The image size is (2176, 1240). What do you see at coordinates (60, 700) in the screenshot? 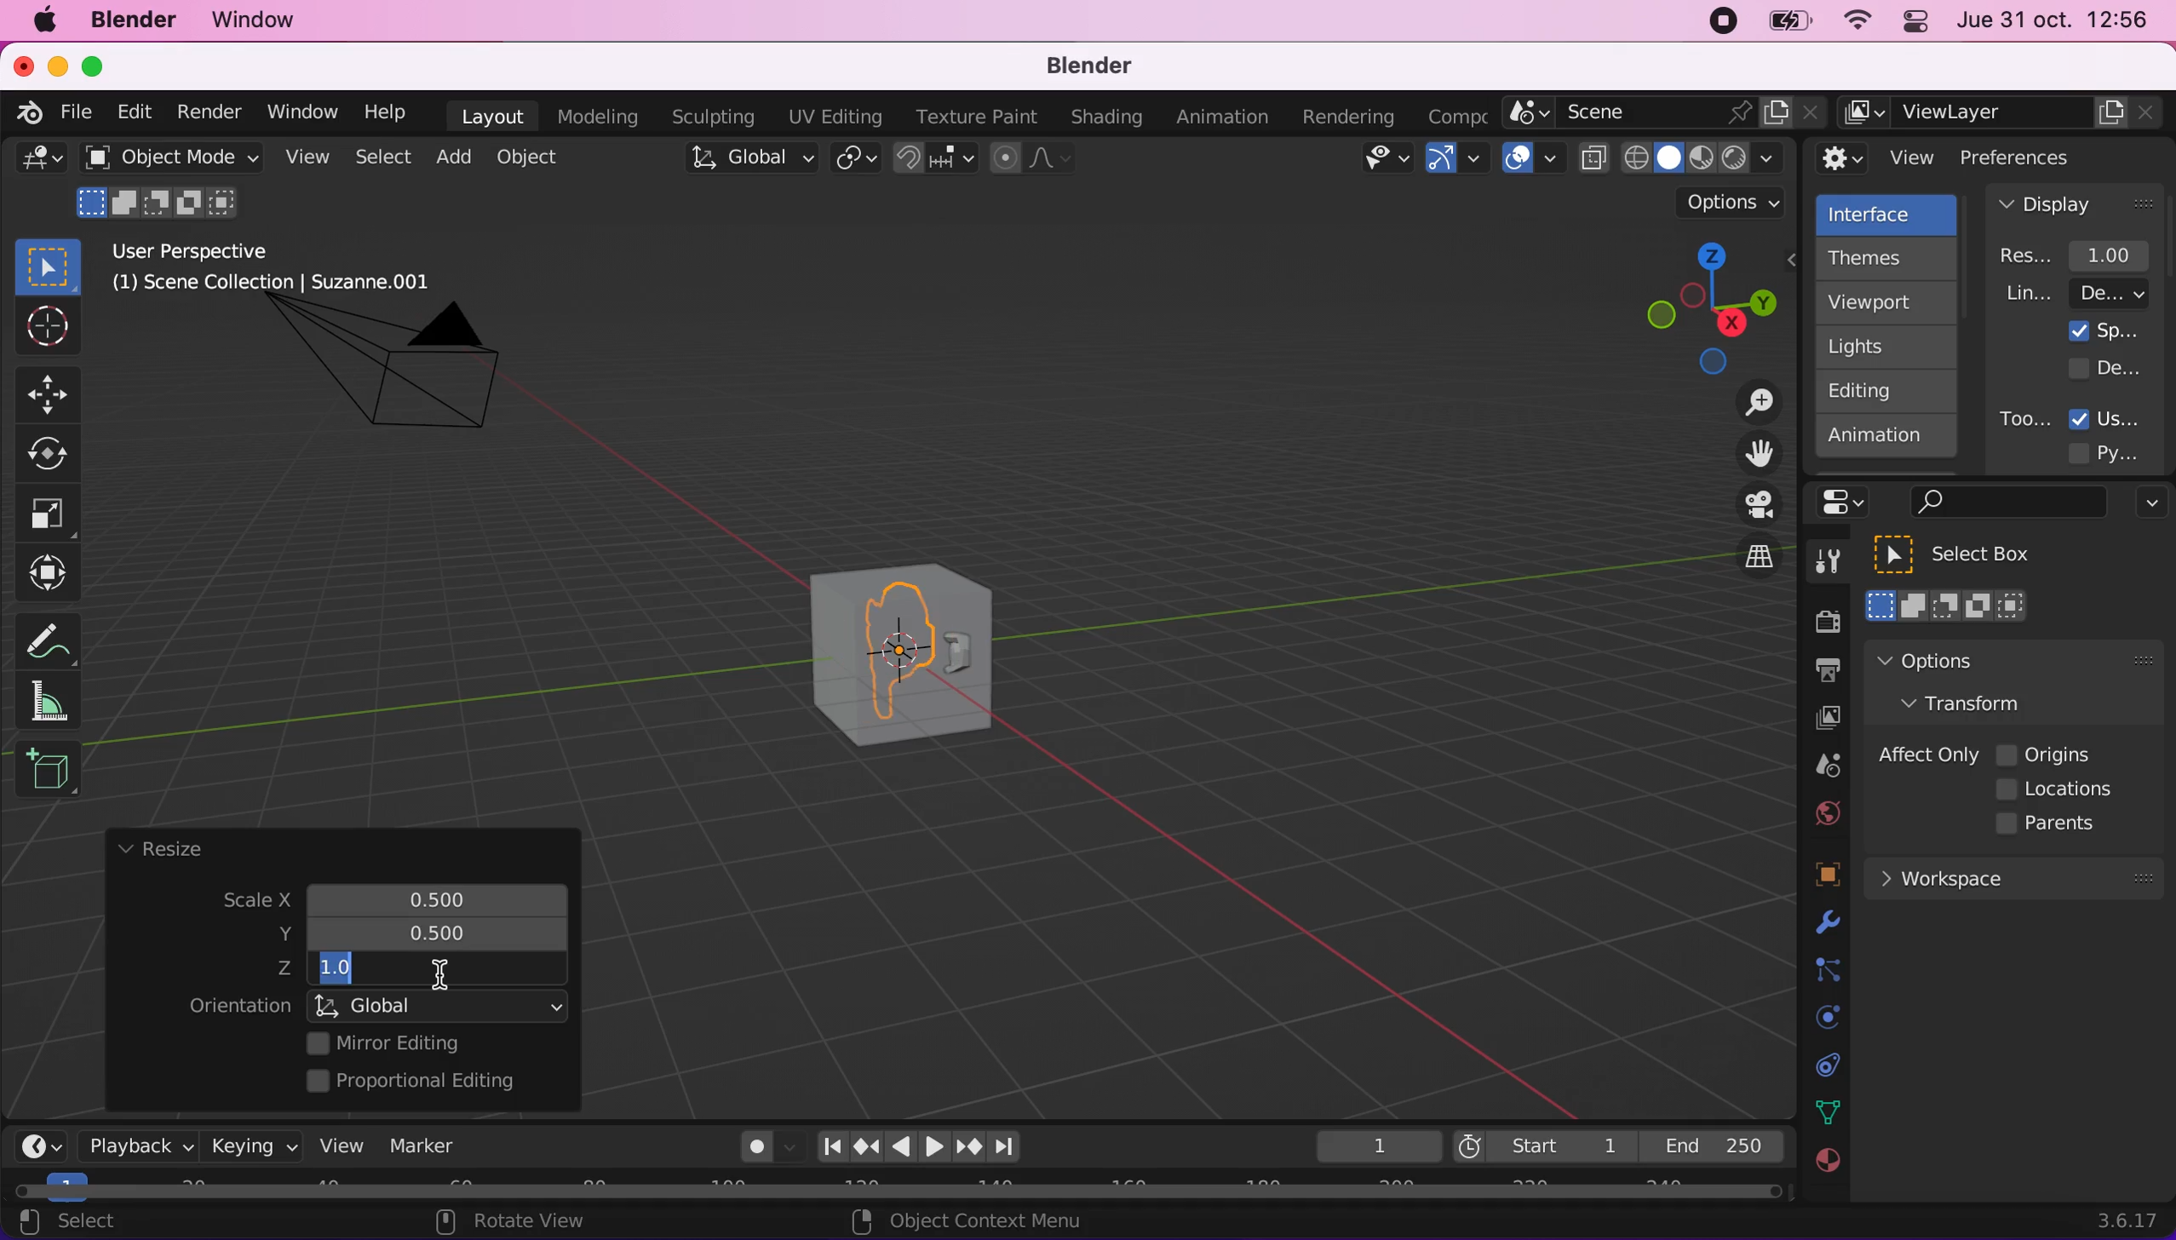
I see `measure` at bounding box center [60, 700].